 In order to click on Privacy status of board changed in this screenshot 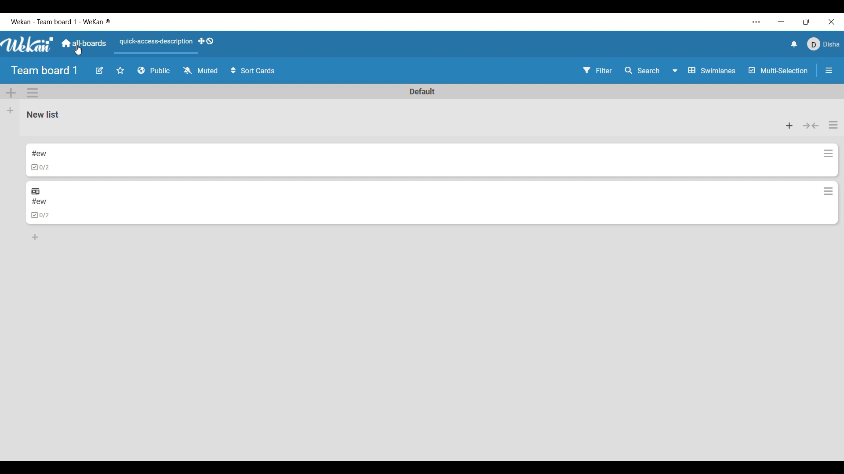, I will do `click(154, 71)`.